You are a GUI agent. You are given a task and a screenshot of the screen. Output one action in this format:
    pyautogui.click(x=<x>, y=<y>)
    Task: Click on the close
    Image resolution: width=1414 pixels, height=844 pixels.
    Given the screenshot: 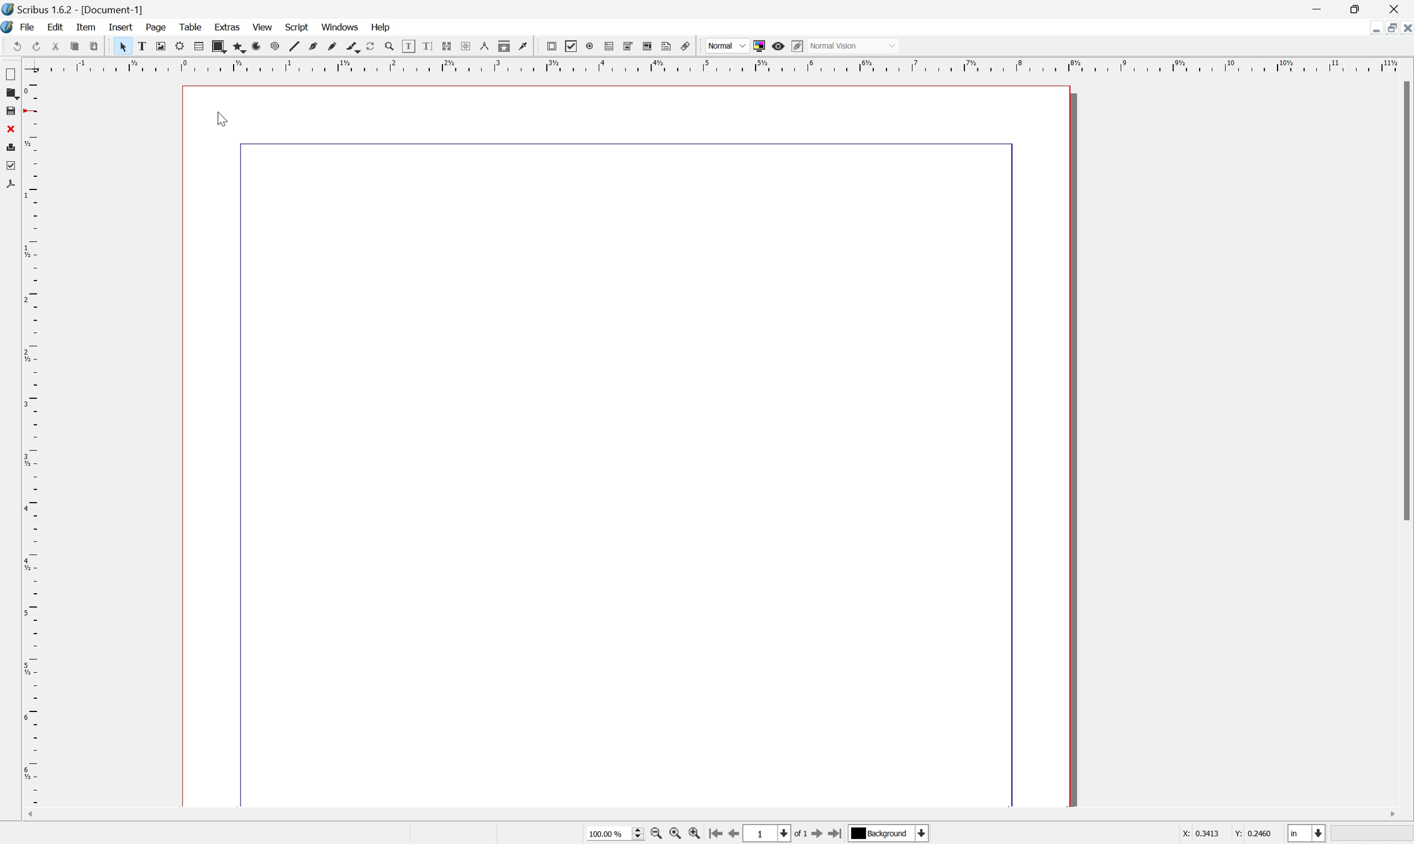 What is the action you would take?
    pyautogui.click(x=14, y=127)
    